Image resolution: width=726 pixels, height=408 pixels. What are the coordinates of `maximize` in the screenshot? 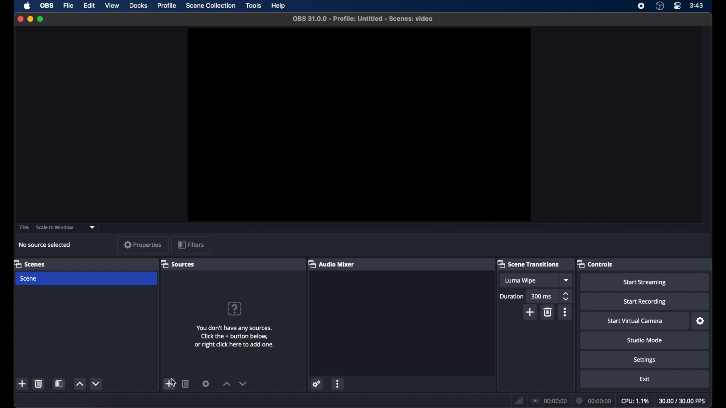 It's located at (41, 19).